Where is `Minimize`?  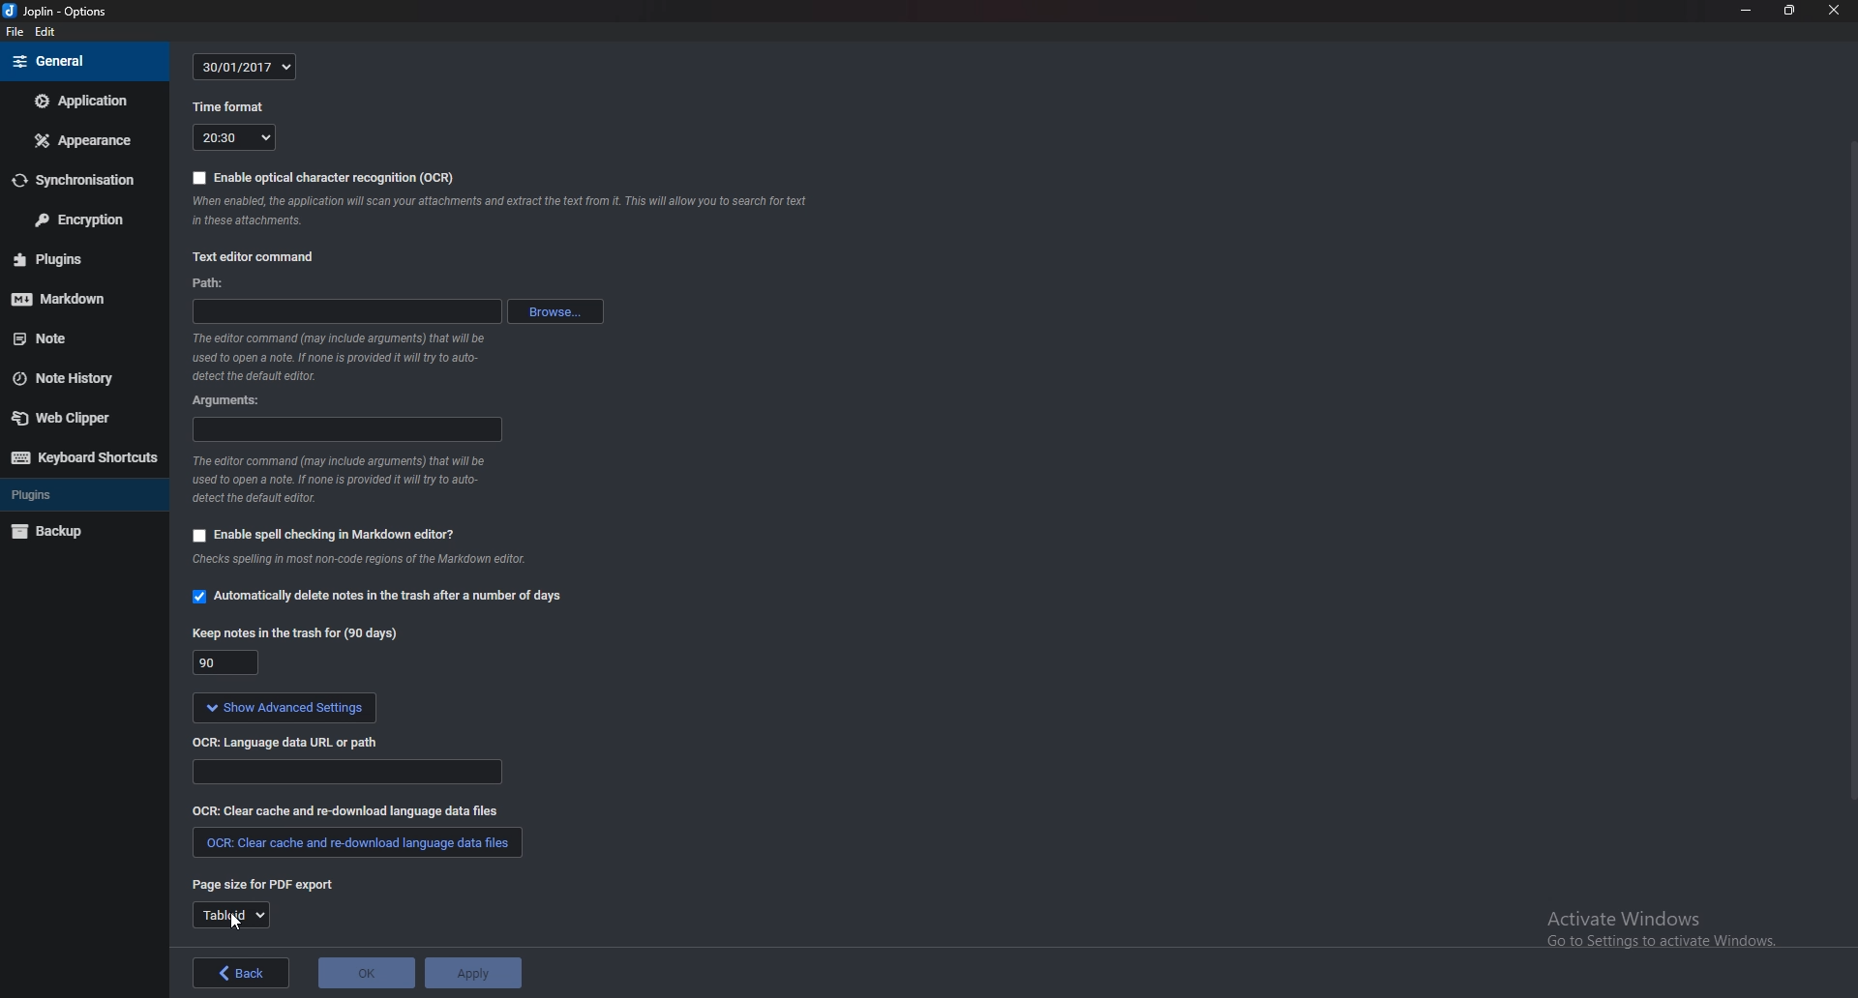 Minimize is located at coordinates (1748, 11).